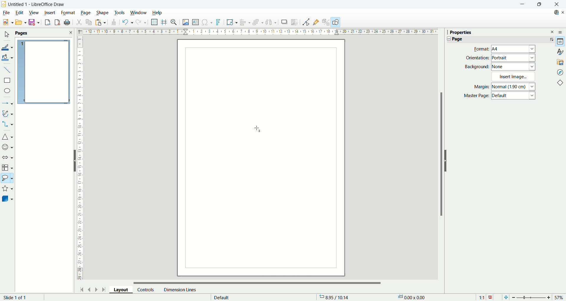  What do you see at coordinates (457, 39) in the screenshot?
I see `Page` at bounding box center [457, 39].